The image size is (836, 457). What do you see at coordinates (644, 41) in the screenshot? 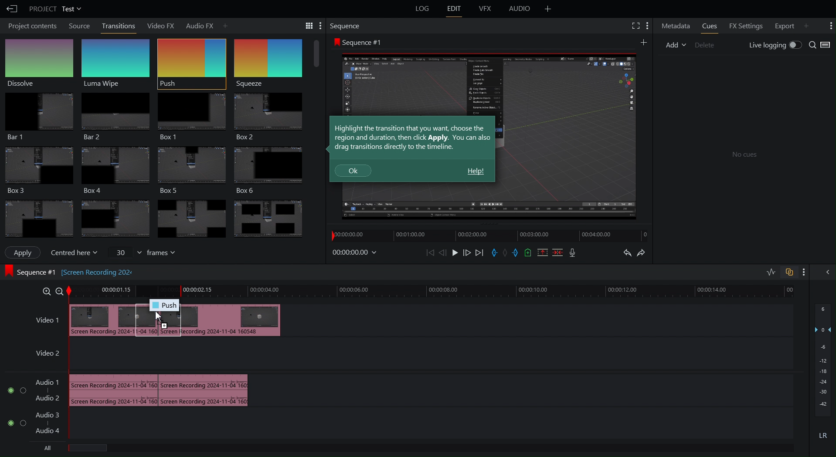
I see `More` at bounding box center [644, 41].